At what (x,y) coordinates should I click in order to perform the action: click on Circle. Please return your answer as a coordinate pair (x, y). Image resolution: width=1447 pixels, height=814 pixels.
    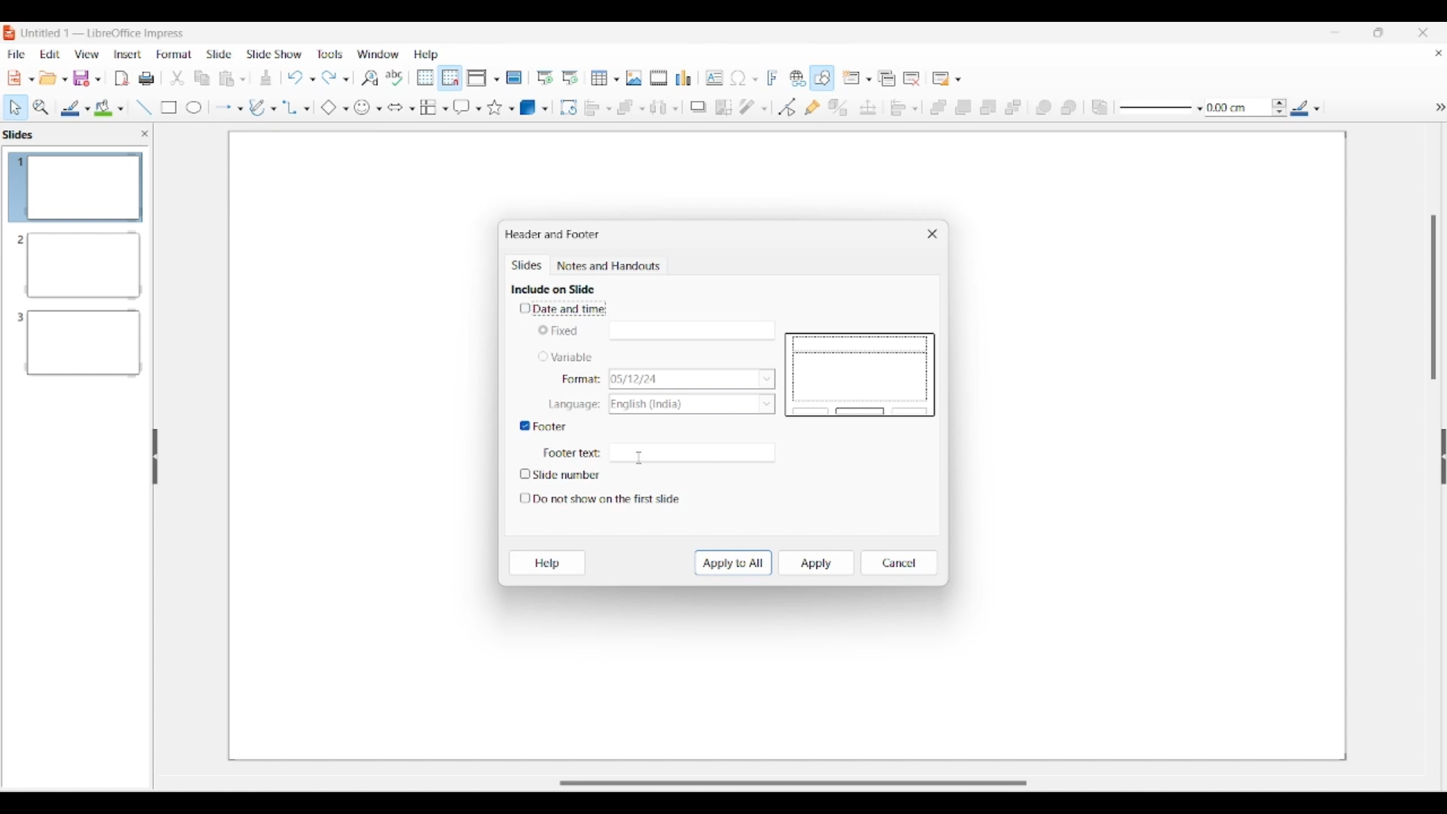
    Looking at the image, I should click on (193, 108).